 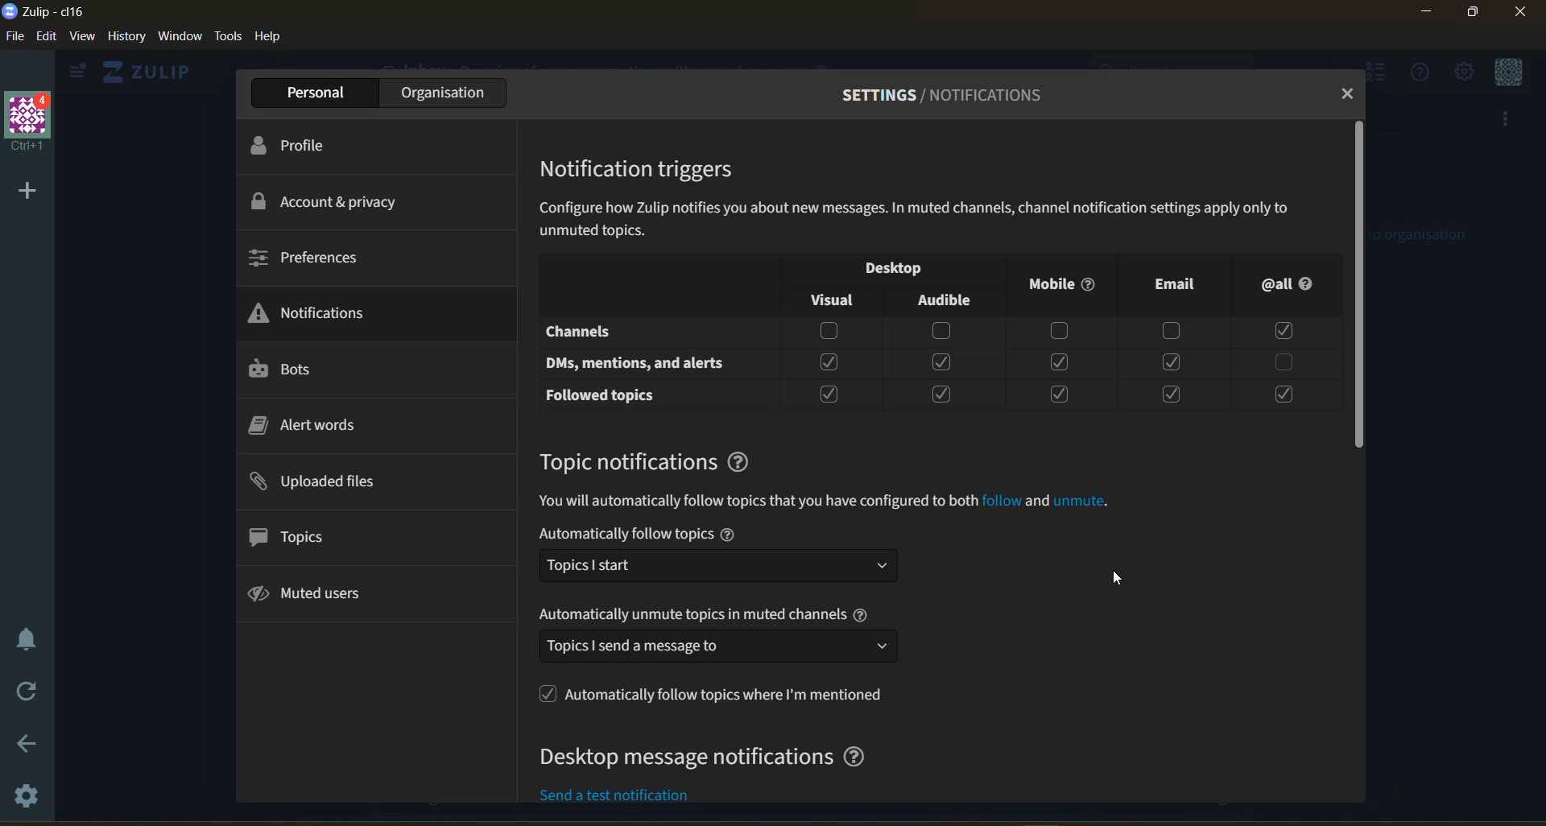 I want to click on Topic dropdown, so click(x=721, y=571).